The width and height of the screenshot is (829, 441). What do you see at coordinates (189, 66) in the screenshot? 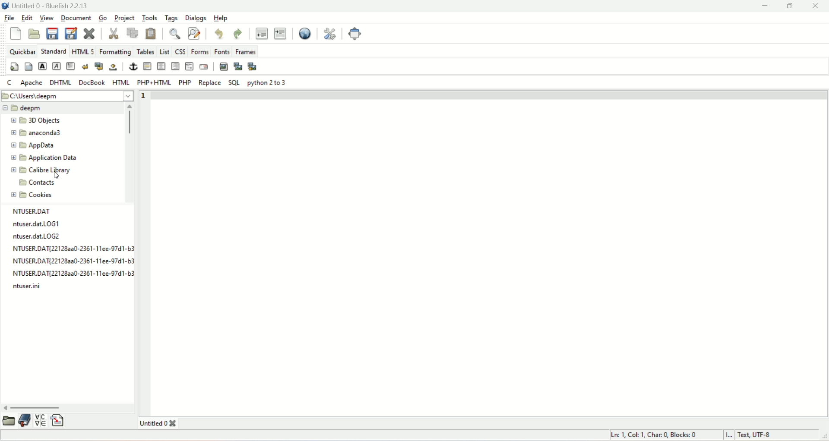
I see `HTML comment` at bounding box center [189, 66].